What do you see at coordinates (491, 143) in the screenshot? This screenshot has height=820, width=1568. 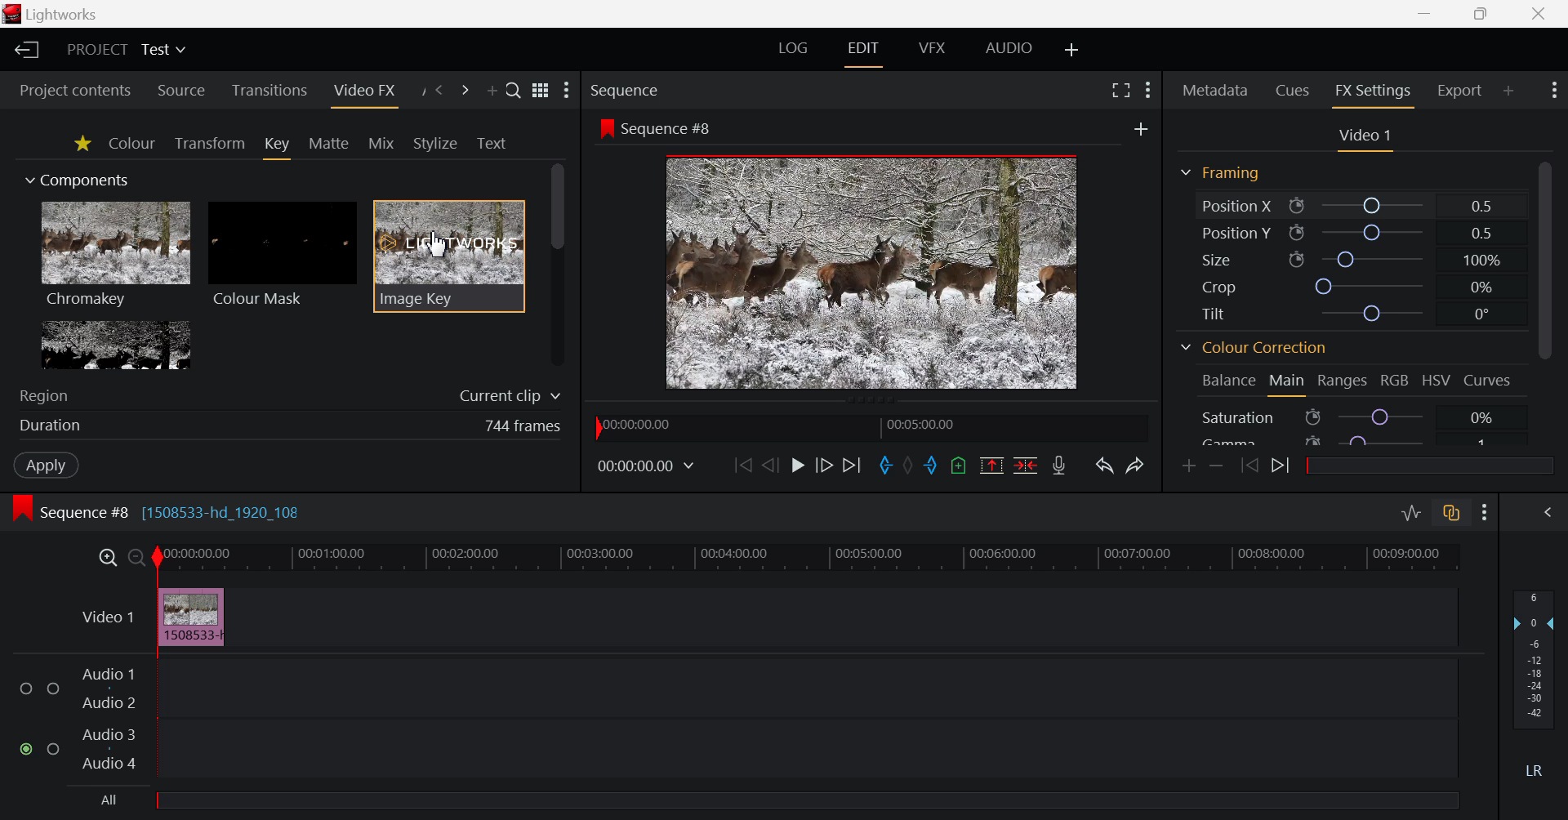 I see `Text` at bounding box center [491, 143].